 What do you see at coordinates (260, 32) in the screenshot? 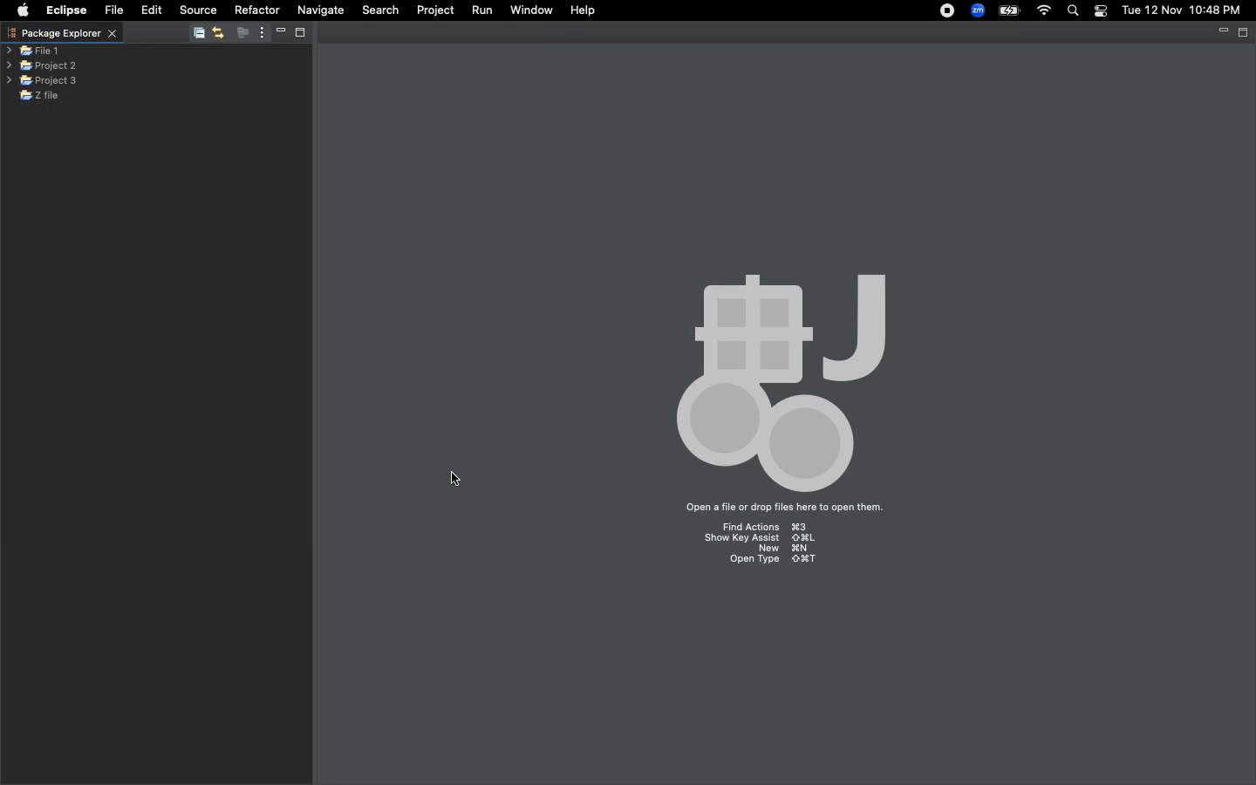
I see `More` at bounding box center [260, 32].